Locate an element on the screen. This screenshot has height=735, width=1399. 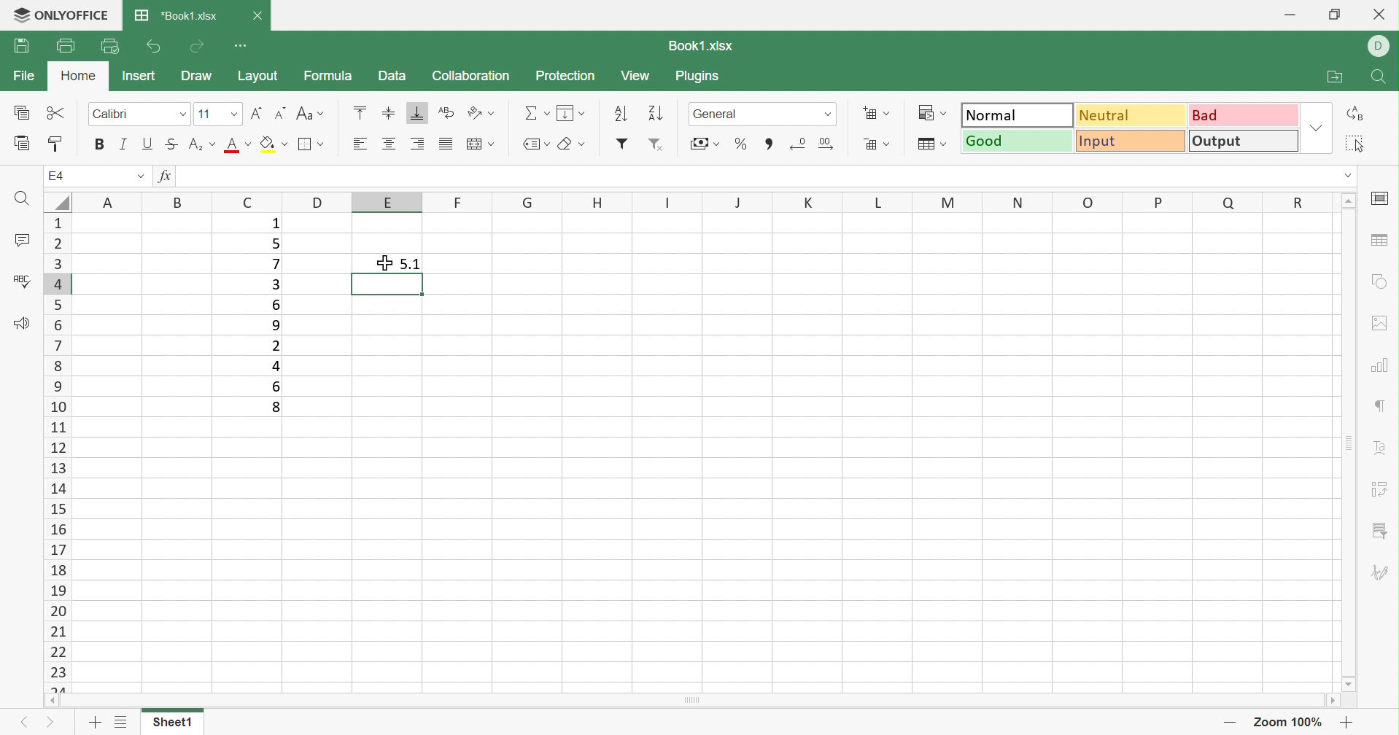
Align Center is located at coordinates (389, 144).